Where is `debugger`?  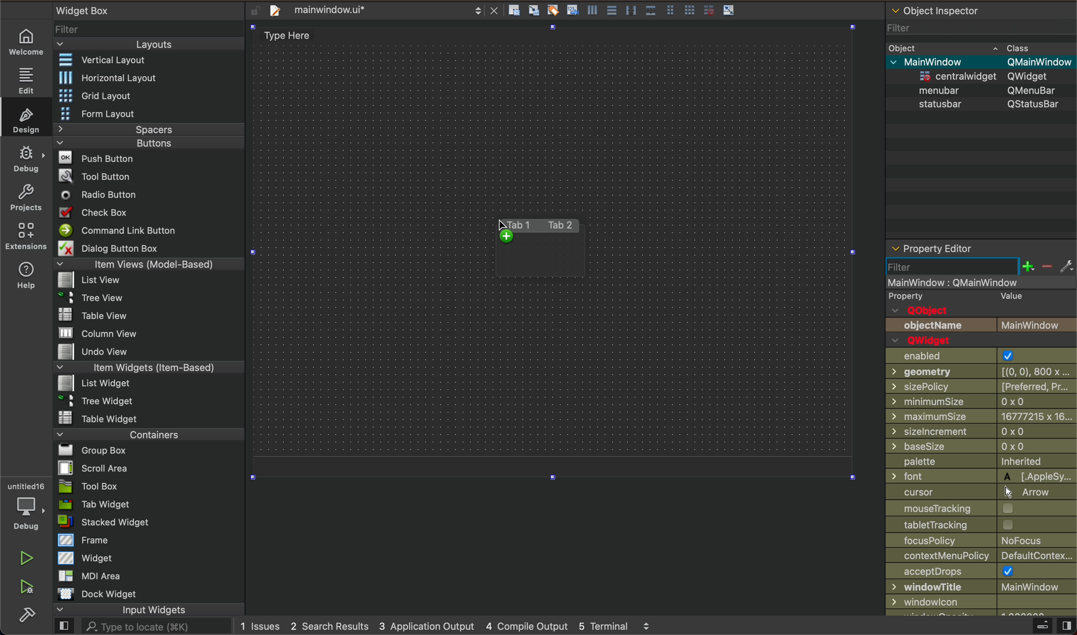
debugger is located at coordinates (24, 504).